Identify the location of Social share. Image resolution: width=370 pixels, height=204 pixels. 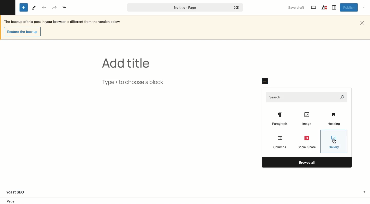
(306, 142).